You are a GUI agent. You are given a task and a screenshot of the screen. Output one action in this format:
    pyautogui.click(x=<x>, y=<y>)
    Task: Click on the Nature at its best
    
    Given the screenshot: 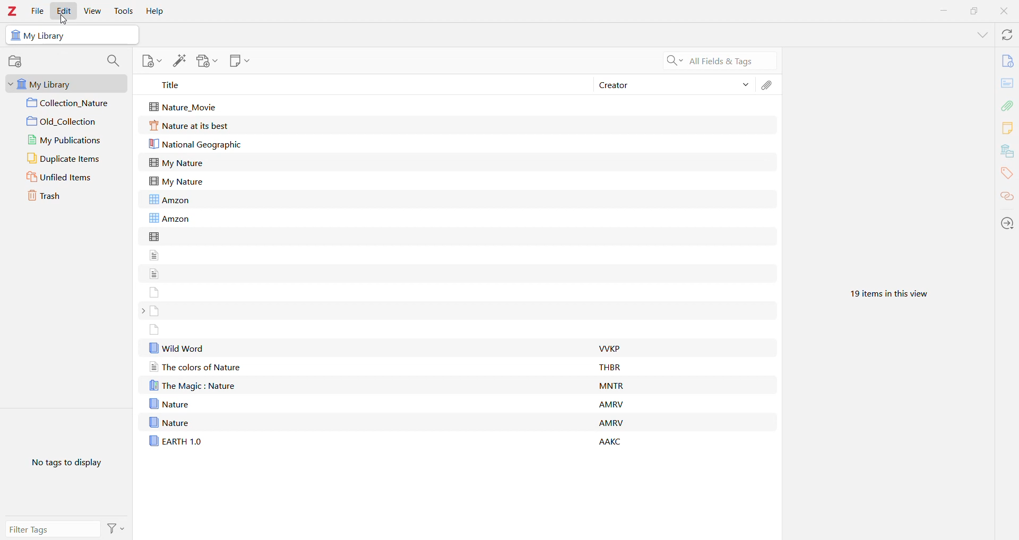 What is the action you would take?
    pyautogui.click(x=191, y=126)
    